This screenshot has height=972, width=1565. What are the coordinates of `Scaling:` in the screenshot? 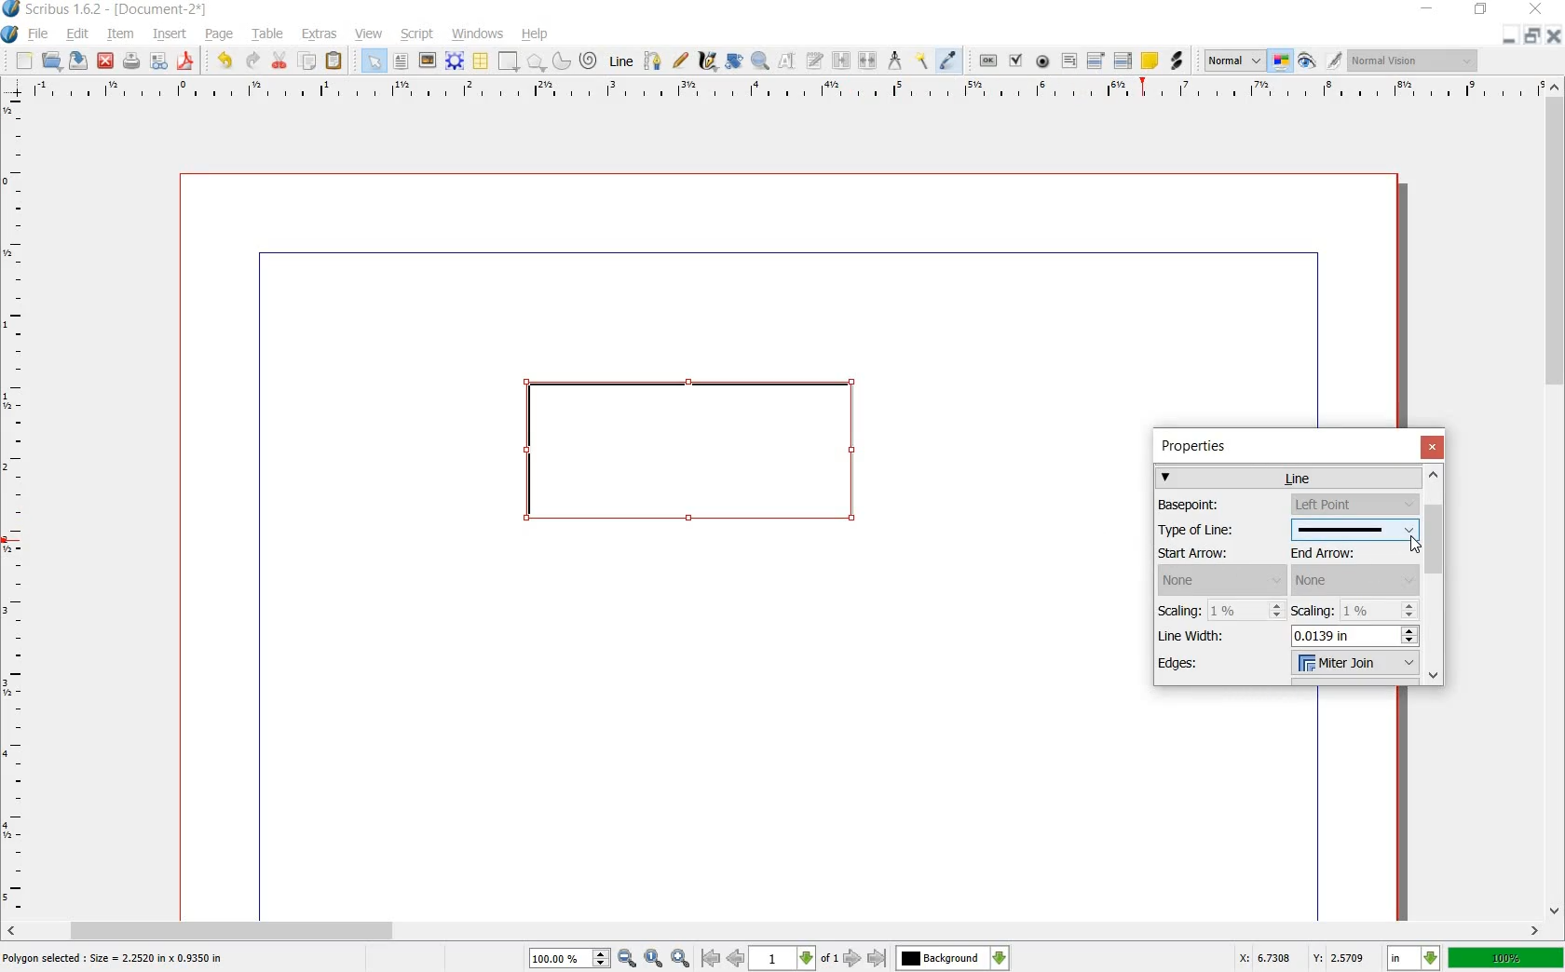 It's located at (1181, 610).